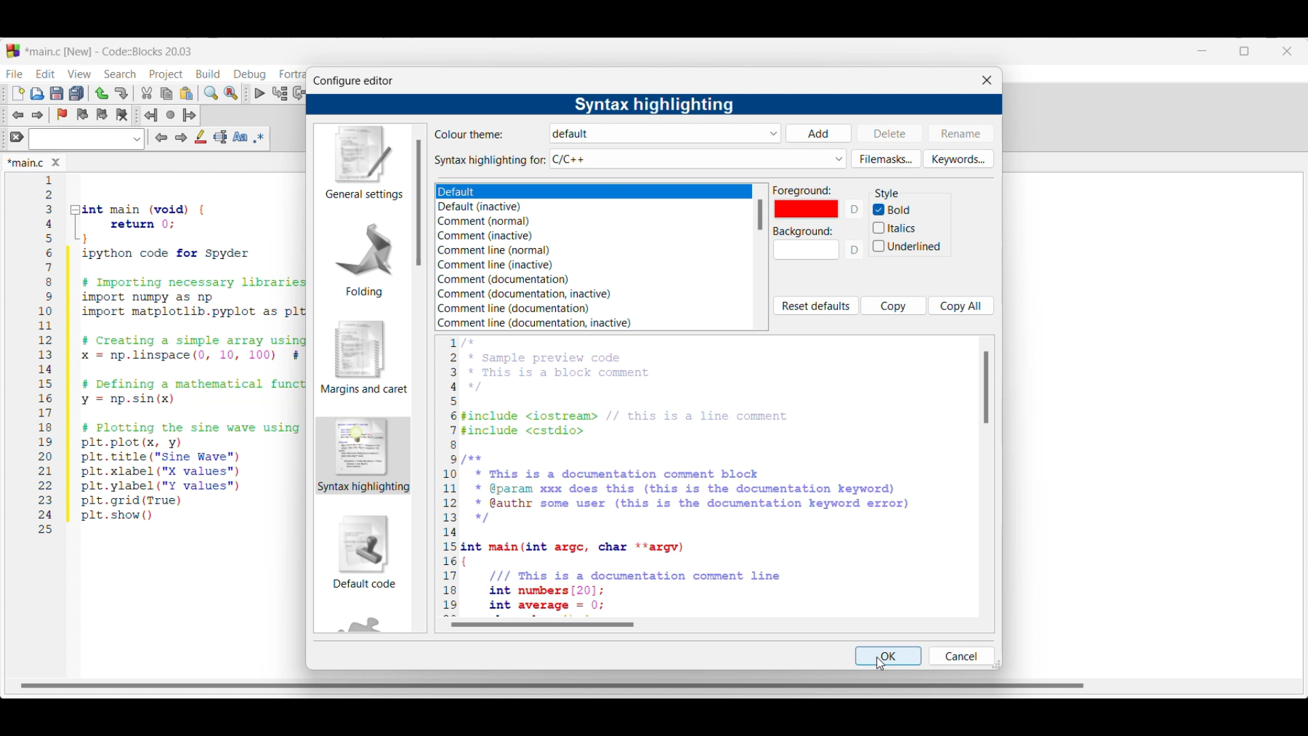 This screenshot has height=736, width=1308. I want to click on Indicates color theme options, so click(470, 134).